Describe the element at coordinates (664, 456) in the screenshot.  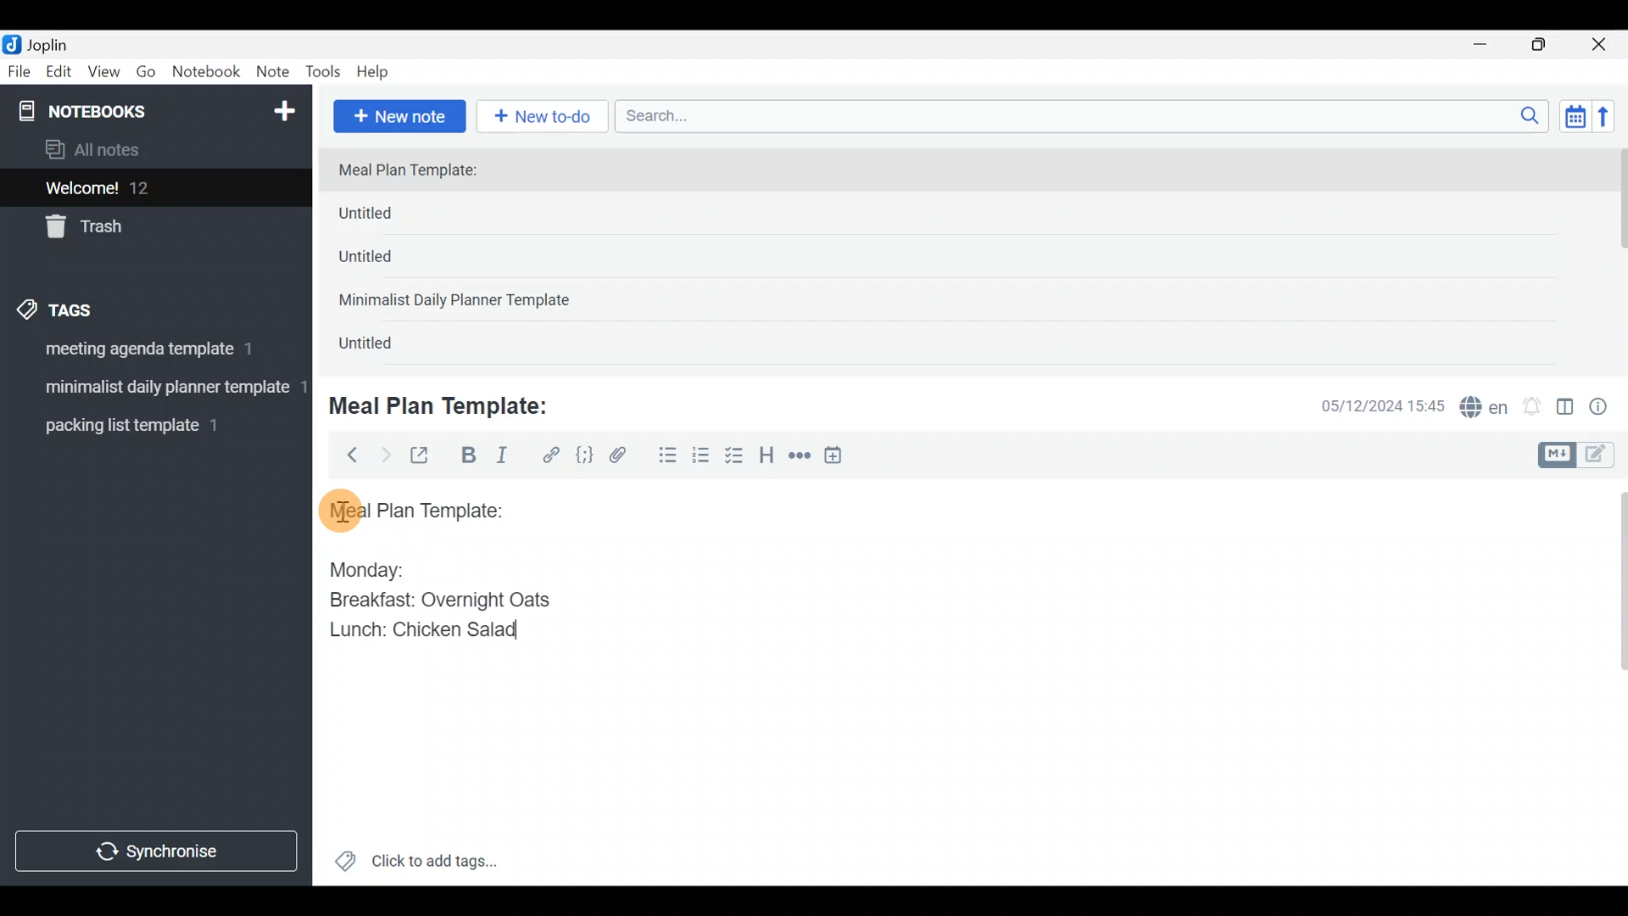
I see `Bulleted list` at that location.